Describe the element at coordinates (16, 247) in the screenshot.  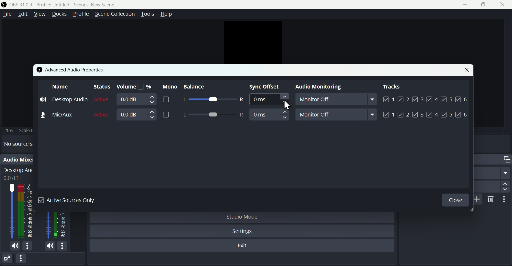
I see `(un)mute` at that location.